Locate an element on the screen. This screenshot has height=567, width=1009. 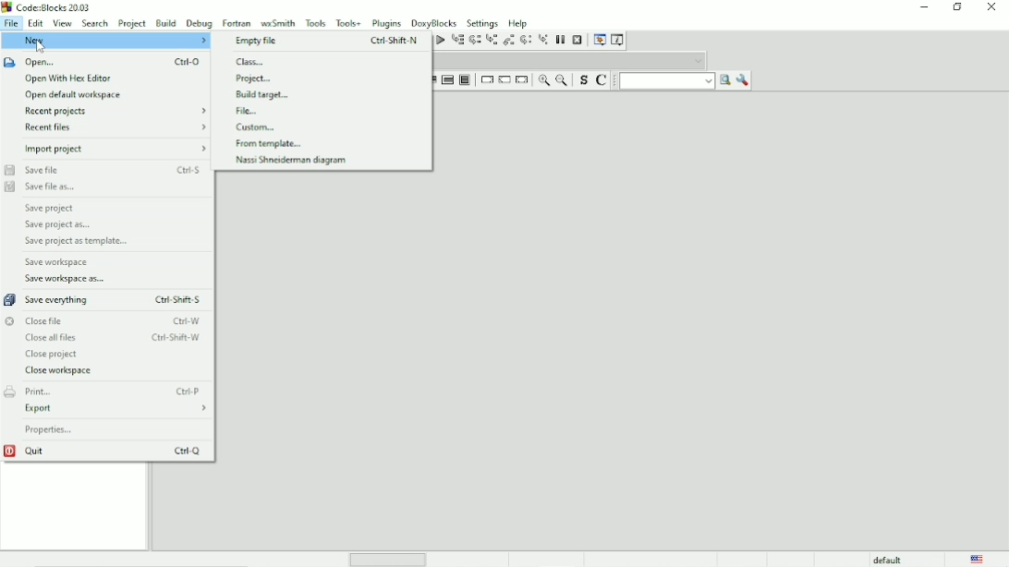
Build target is located at coordinates (267, 94).